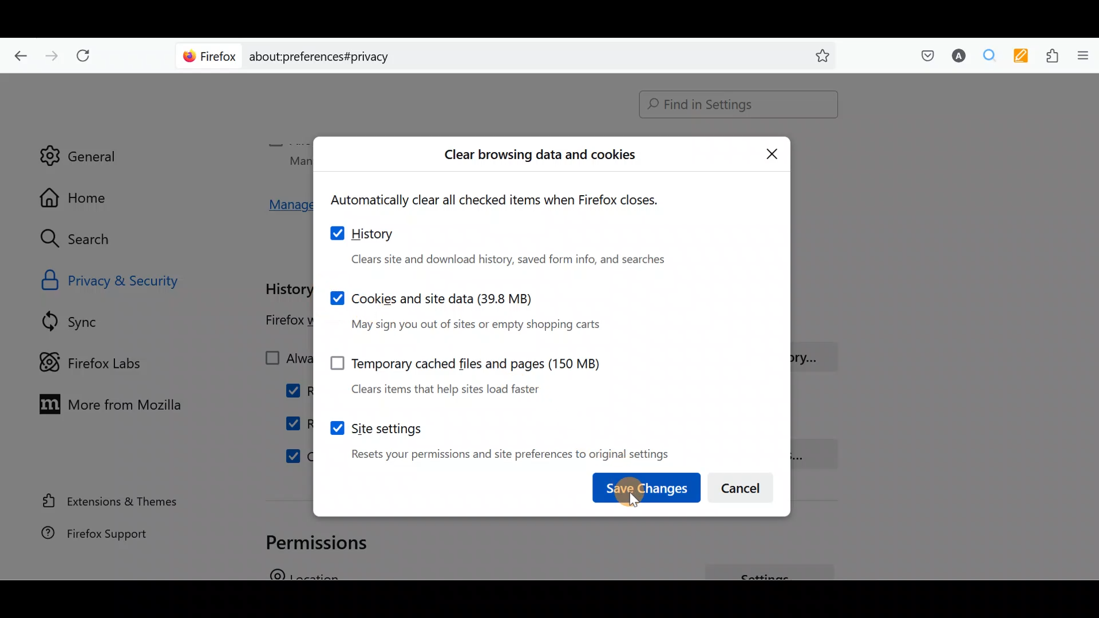 This screenshot has height=618, width=1099. What do you see at coordinates (85, 321) in the screenshot?
I see `Sync` at bounding box center [85, 321].